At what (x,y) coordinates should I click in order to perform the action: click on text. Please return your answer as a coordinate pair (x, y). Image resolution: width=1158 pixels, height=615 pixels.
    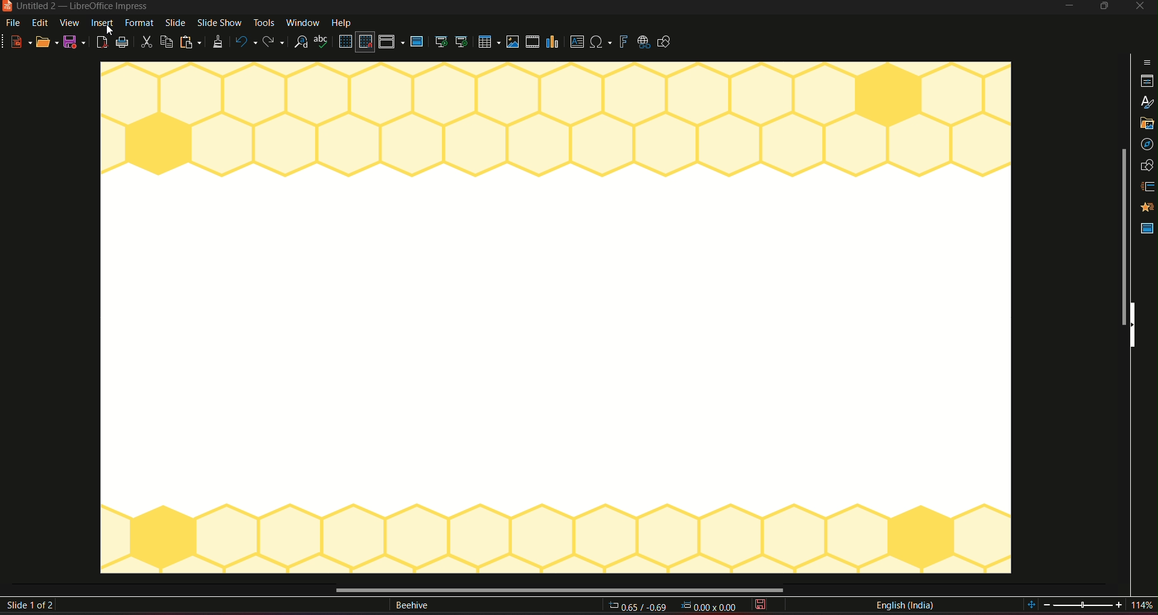
    Looking at the image, I should click on (411, 607).